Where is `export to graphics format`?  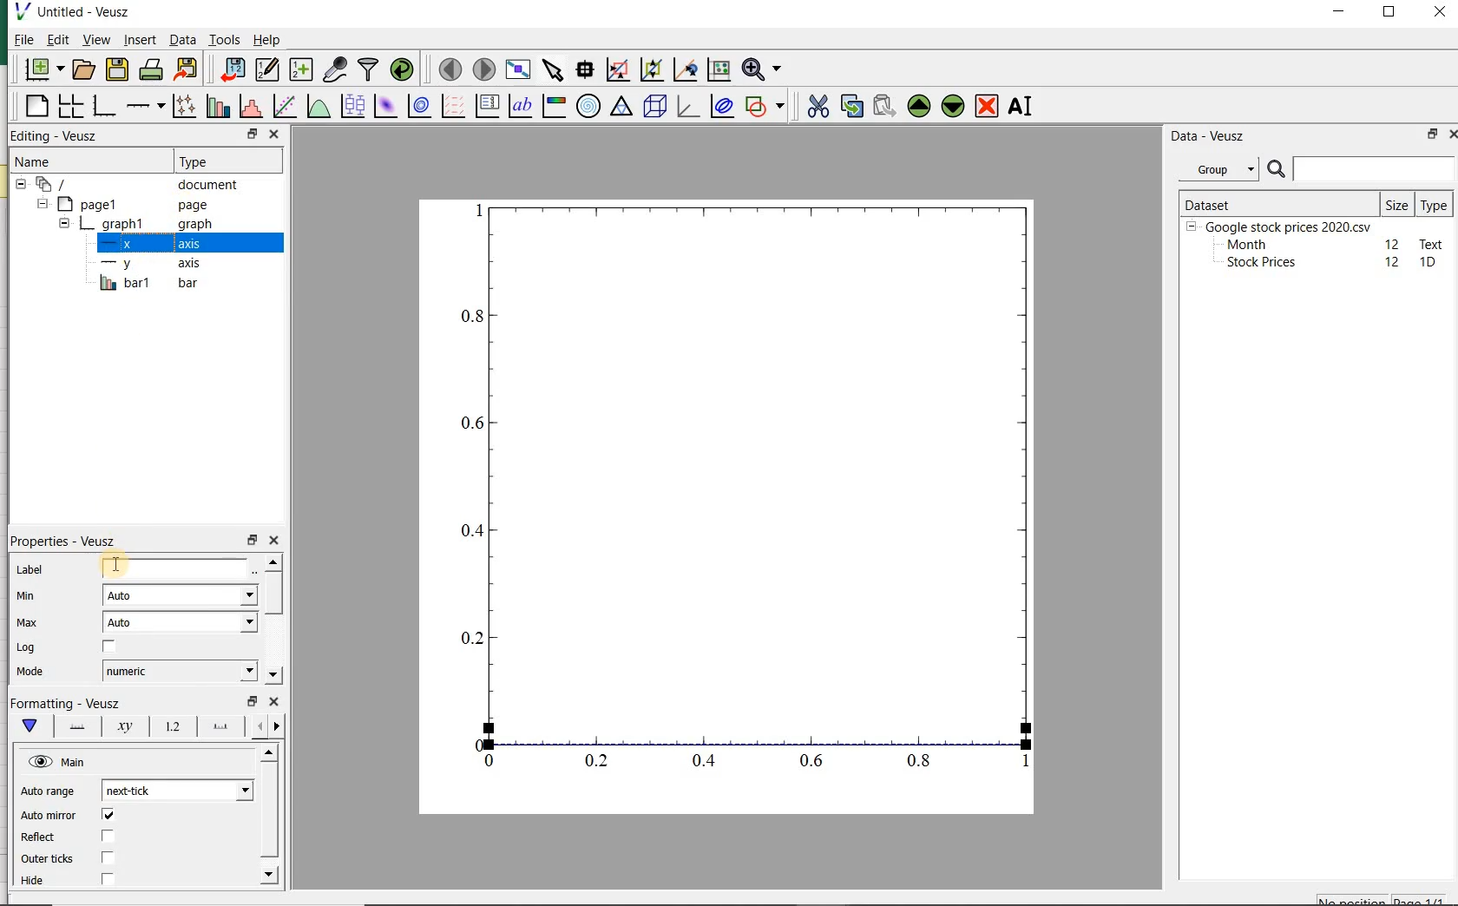
export to graphics format is located at coordinates (187, 70).